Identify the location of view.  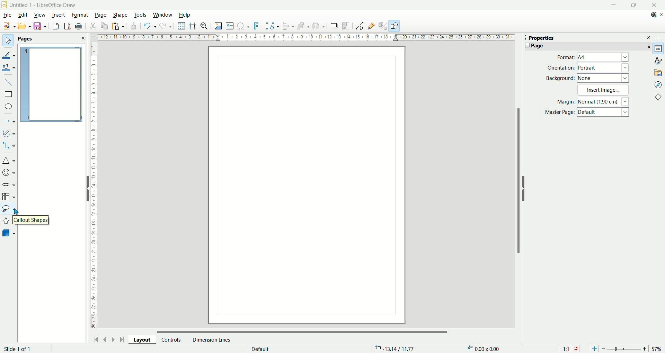
(40, 14).